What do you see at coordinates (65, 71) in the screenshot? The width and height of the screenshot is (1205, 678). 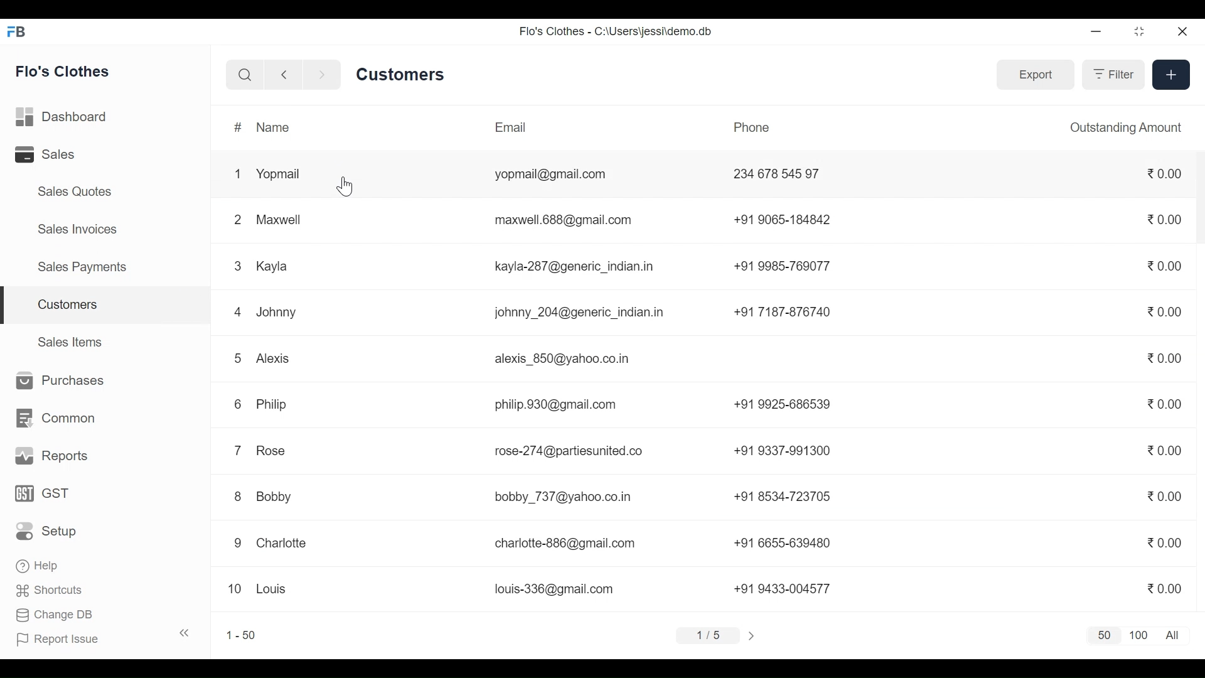 I see `Flo's Clothes` at bounding box center [65, 71].